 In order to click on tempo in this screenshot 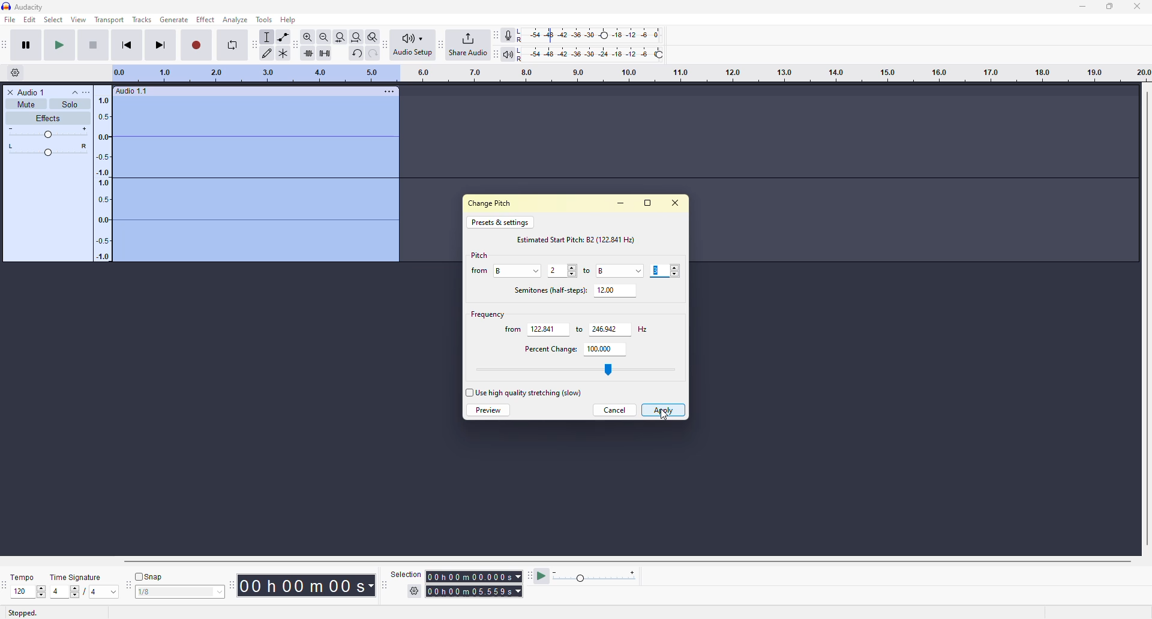, I will do `click(25, 576)`.